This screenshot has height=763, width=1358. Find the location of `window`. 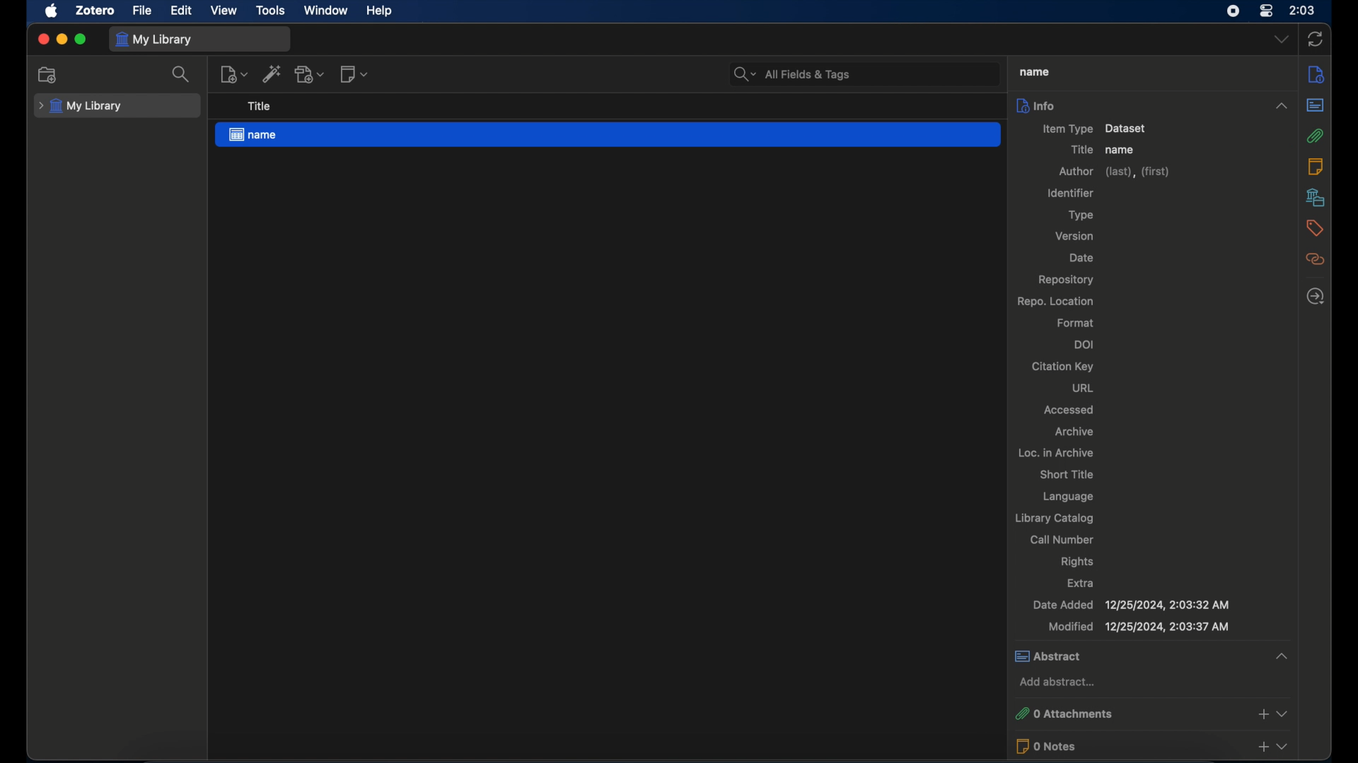

window is located at coordinates (326, 11).